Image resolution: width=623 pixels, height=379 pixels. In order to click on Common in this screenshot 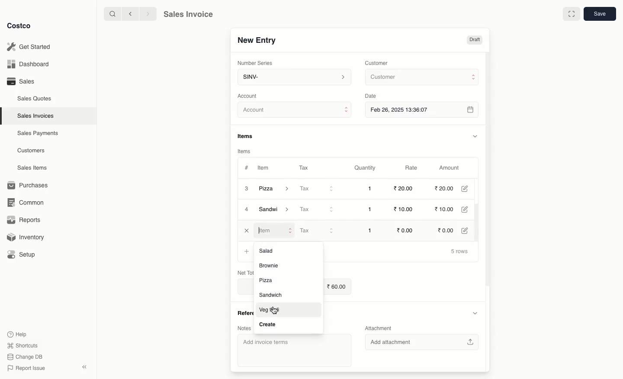, I will do `click(29, 202)`.